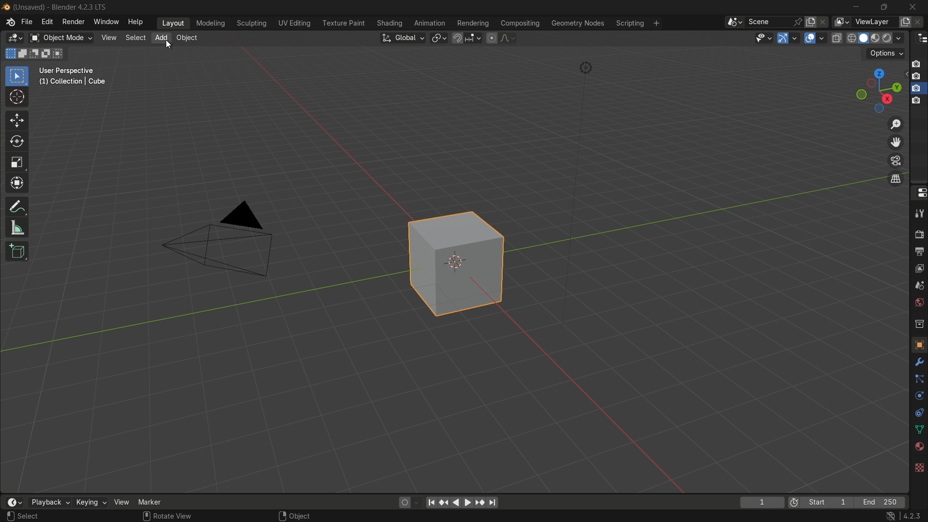 This screenshot has height=522, width=928. What do you see at coordinates (108, 38) in the screenshot?
I see `view` at bounding box center [108, 38].